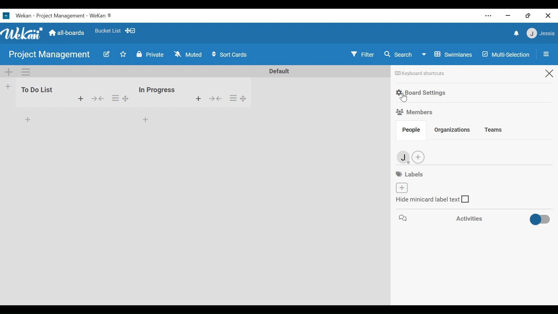 The width and height of the screenshot is (558, 314). Describe the element at coordinates (404, 157) in the screenshot. I see `Member` at that location.